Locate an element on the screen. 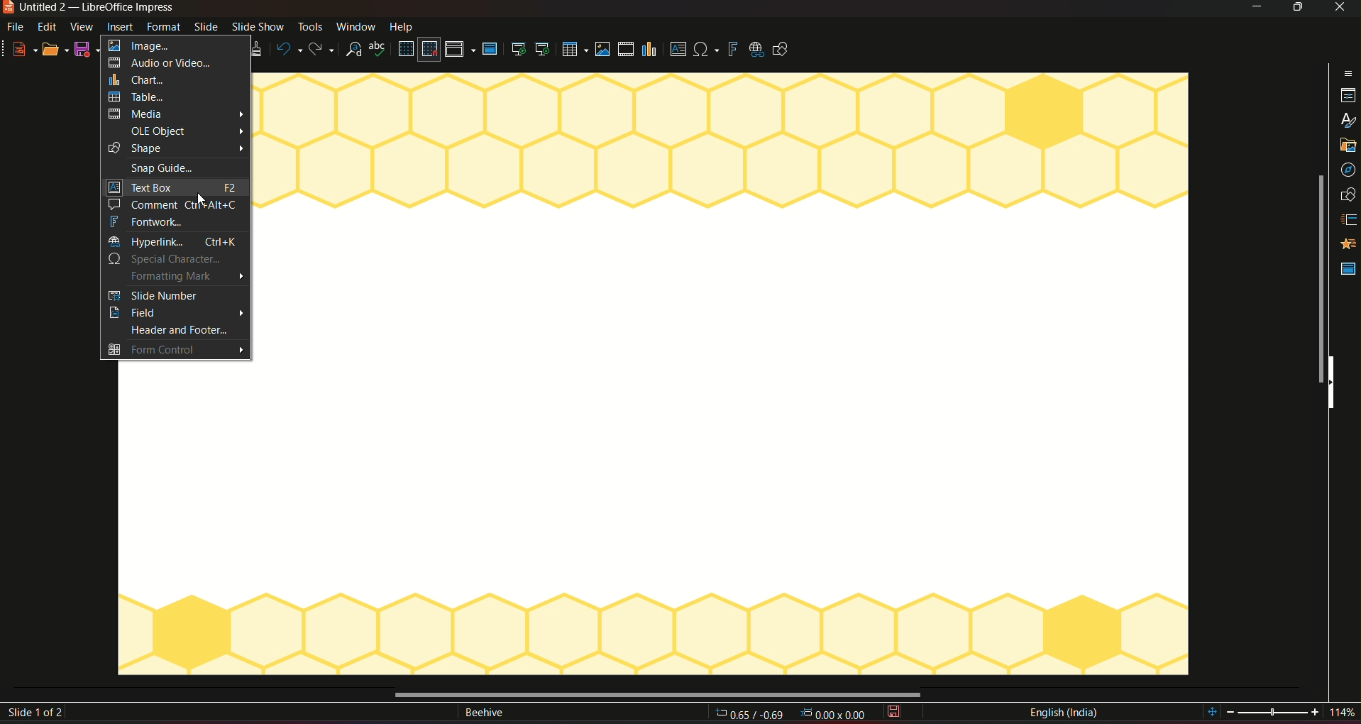  window is located at coordinates (356, 26).